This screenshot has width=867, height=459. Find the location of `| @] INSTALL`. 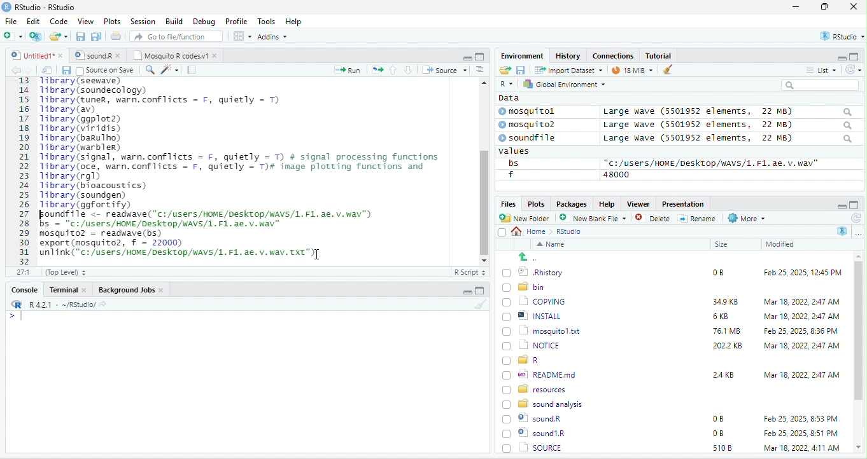

| @] INSTALL is located at coordinates (534, 315).